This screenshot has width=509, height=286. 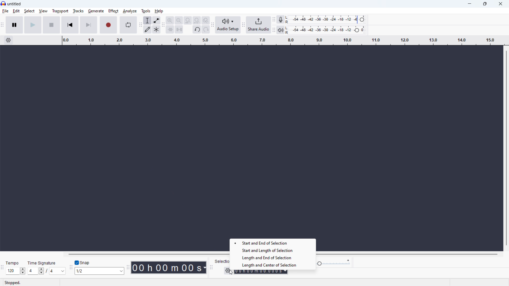 I want to click on record, so click(x=108, y=25).